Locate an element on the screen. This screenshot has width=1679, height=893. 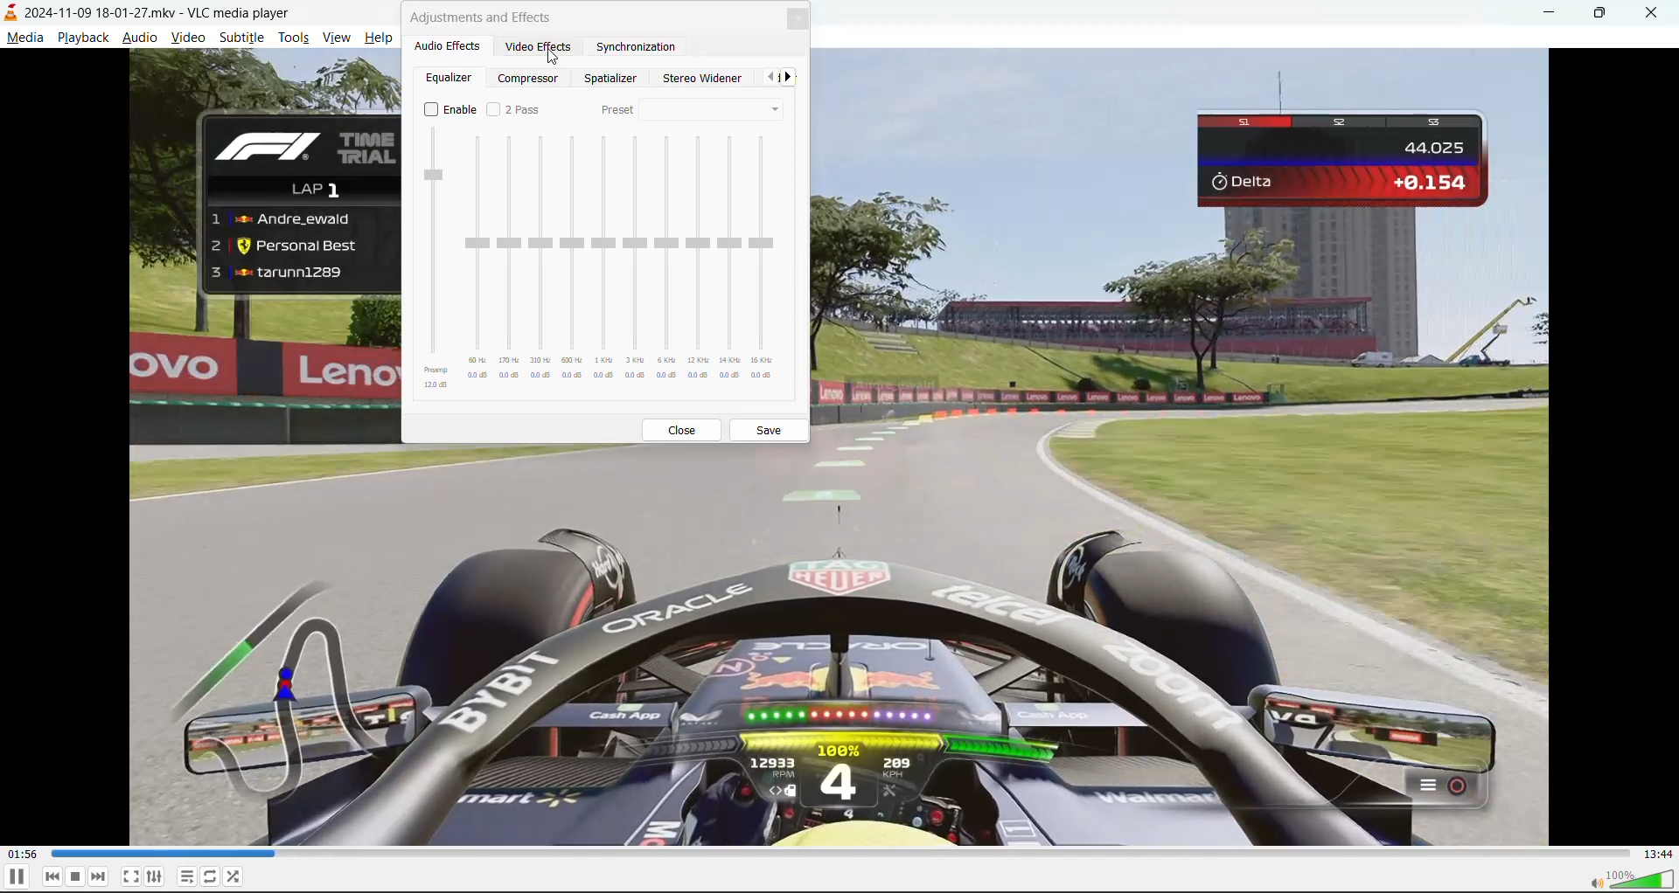
random is located at coordinates (234, 876).